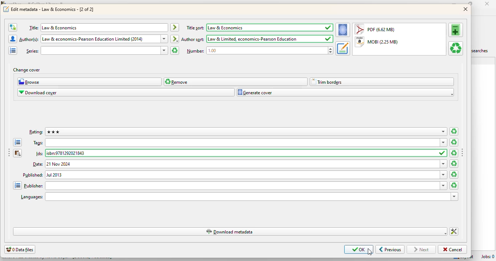 Image resolution: width=496 pixels, height=261 pixels. What do you see at coordinates (175, 38) in the screenshot?
I see `immediately create the author sort entry based on the current author entry` at bounding box center [175, 38].